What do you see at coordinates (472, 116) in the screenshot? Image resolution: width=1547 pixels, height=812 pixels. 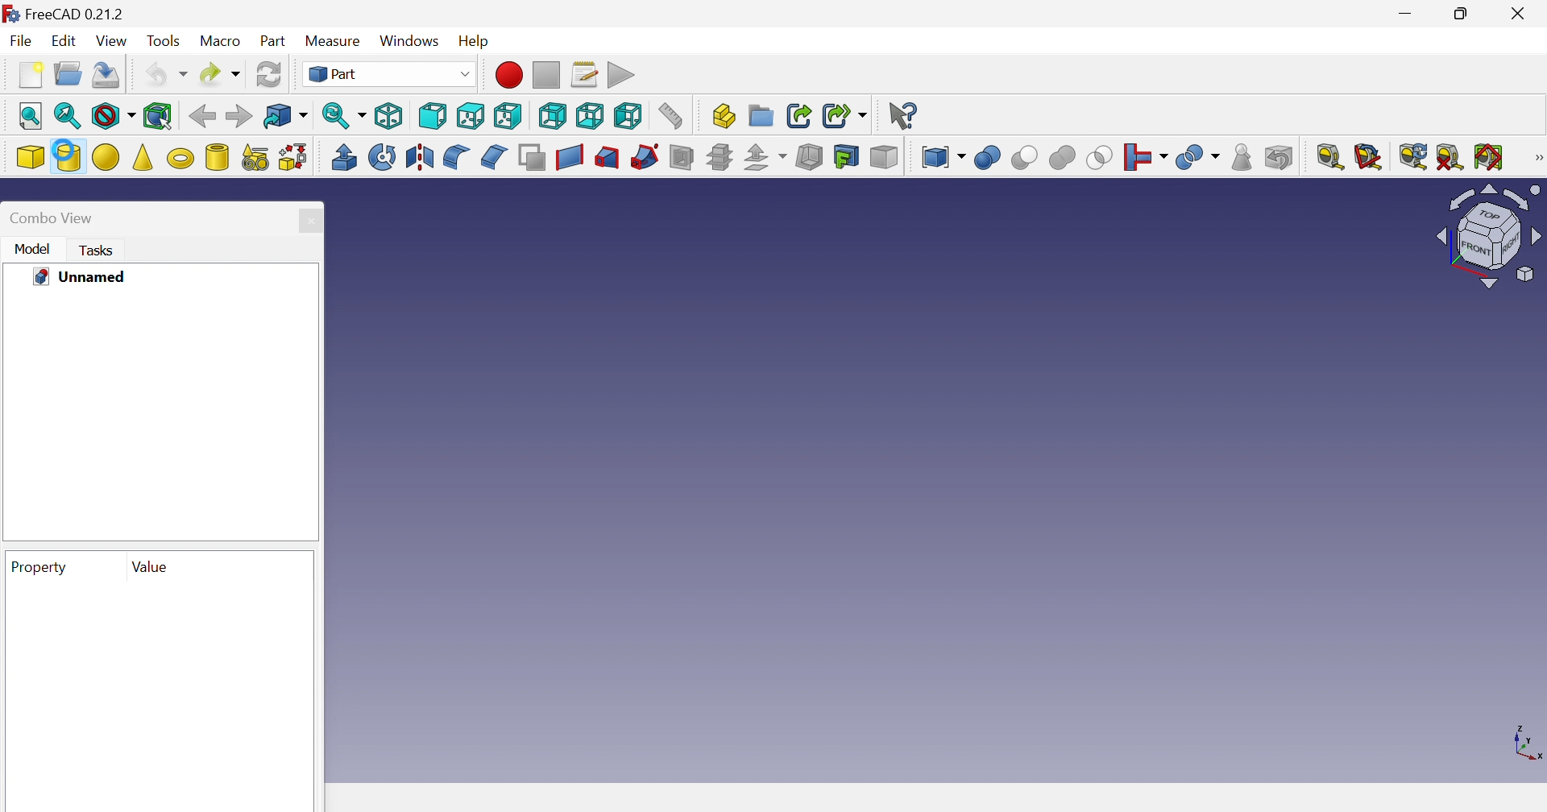 I see `Top` at bounding box center [472, 116].